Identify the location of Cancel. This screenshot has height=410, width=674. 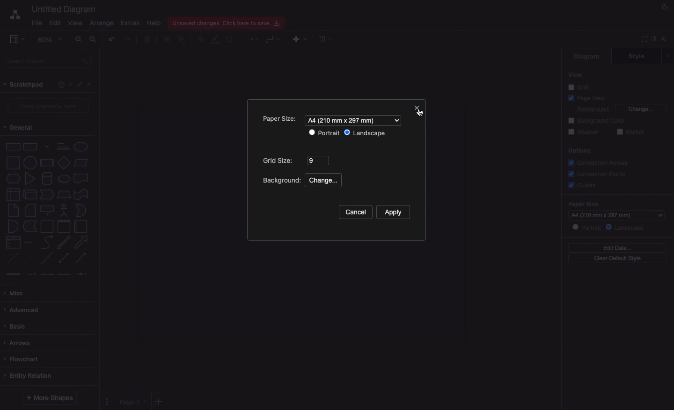
(357, 212).